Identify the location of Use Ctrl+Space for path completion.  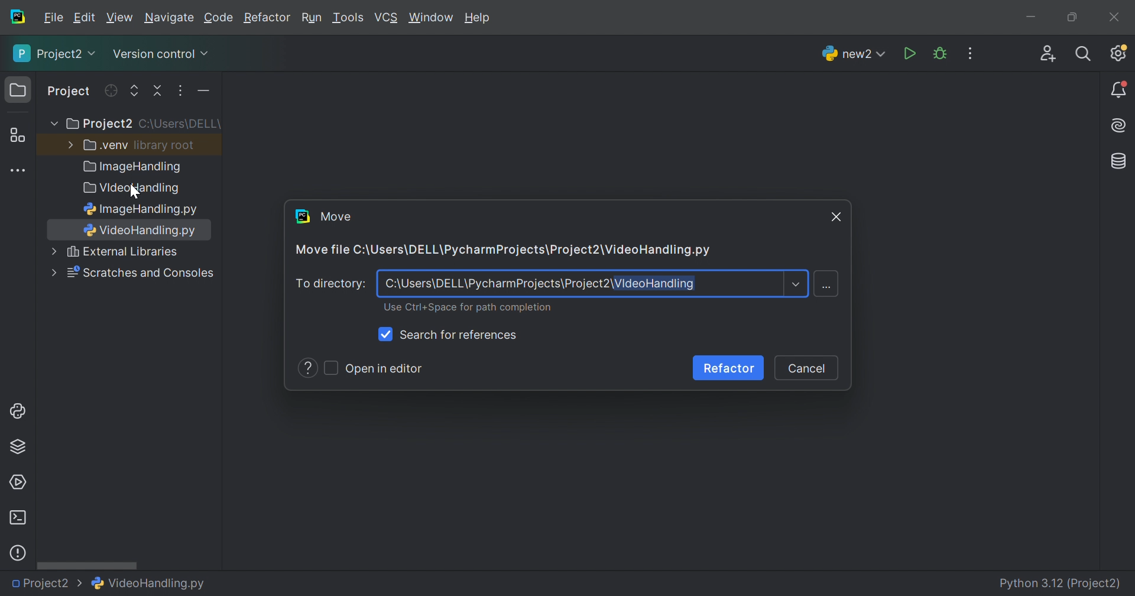
(468, 308).